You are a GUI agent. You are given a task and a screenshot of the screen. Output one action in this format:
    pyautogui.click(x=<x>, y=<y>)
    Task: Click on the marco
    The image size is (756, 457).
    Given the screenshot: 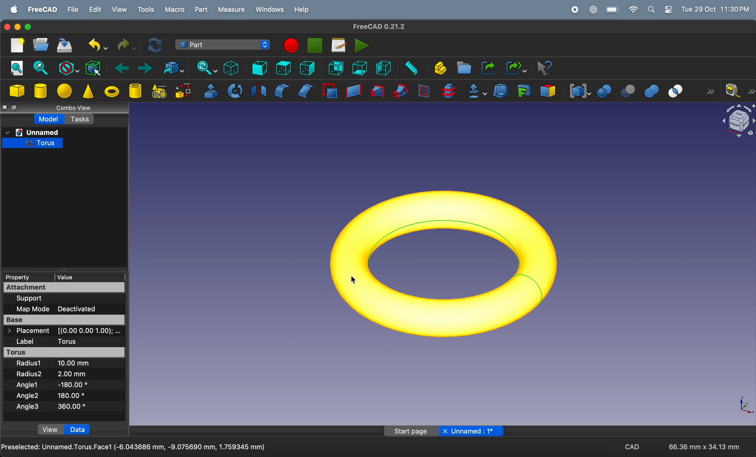 What is the action you would take?
    pyautogui.click(x=175, y=9)
    